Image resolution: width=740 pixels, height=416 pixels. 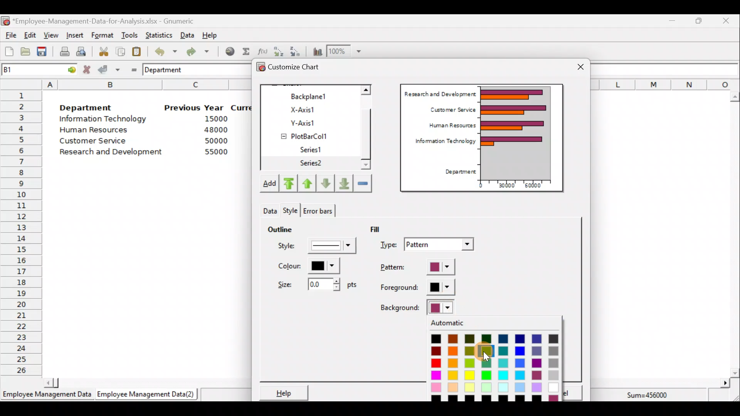 What do you see at coordinates (419, 307) in the screenshot?
I see `Background` at bounding box center [419, 307].